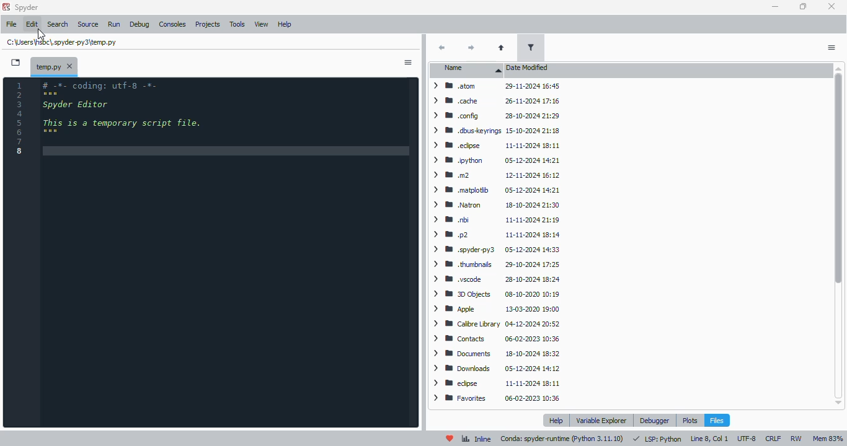 This screenshot has width=847, height=446. Describe the element at coordinates (562, 439) in the screenshot. I see `conda: spyder-runtime (python 3. 11. 10)` at that location.